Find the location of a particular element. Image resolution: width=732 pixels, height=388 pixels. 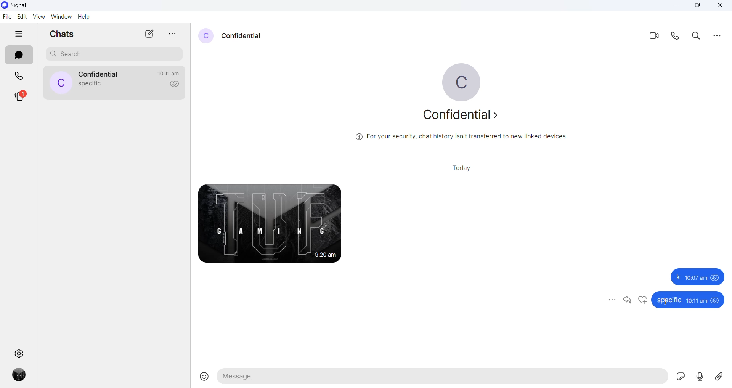

seen is located at coordinates (716, 301).